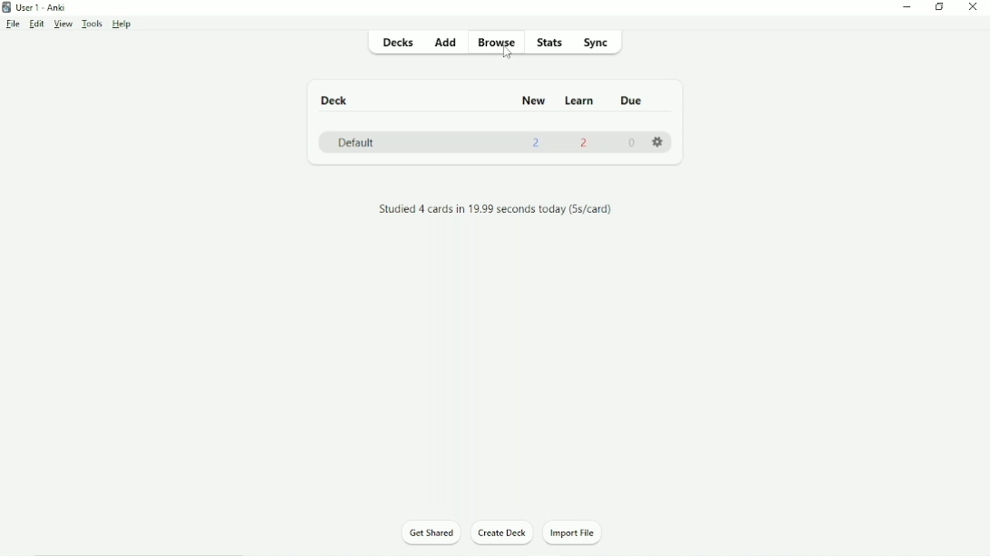 The height and width of the screenshot is (556, 990). What do you see at coordinates (974, 7) in the screenshot?
I see `Close` at bounding box center [974, 7].